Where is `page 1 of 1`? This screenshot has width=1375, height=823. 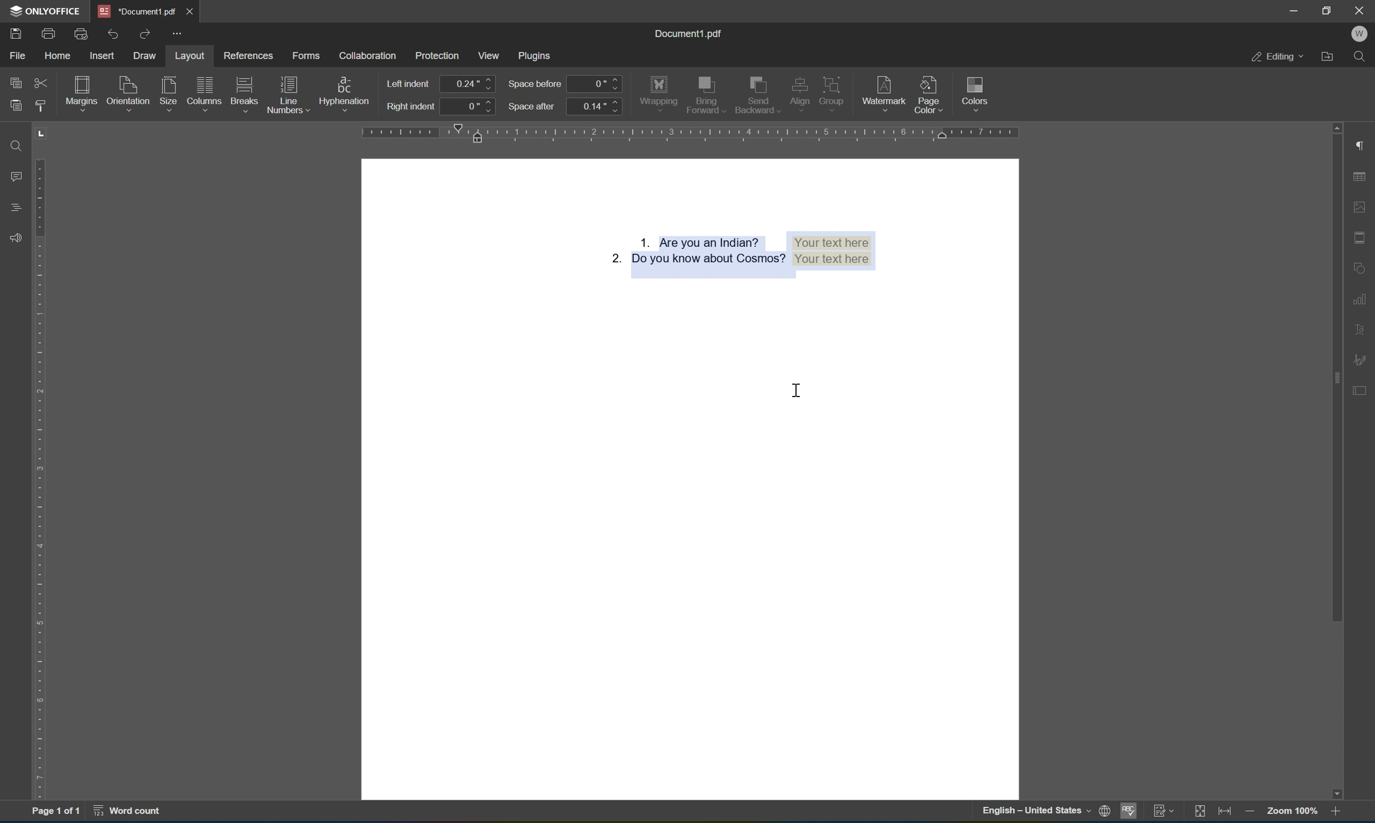
page 1 of 1 is located at coordinates (56, 812).